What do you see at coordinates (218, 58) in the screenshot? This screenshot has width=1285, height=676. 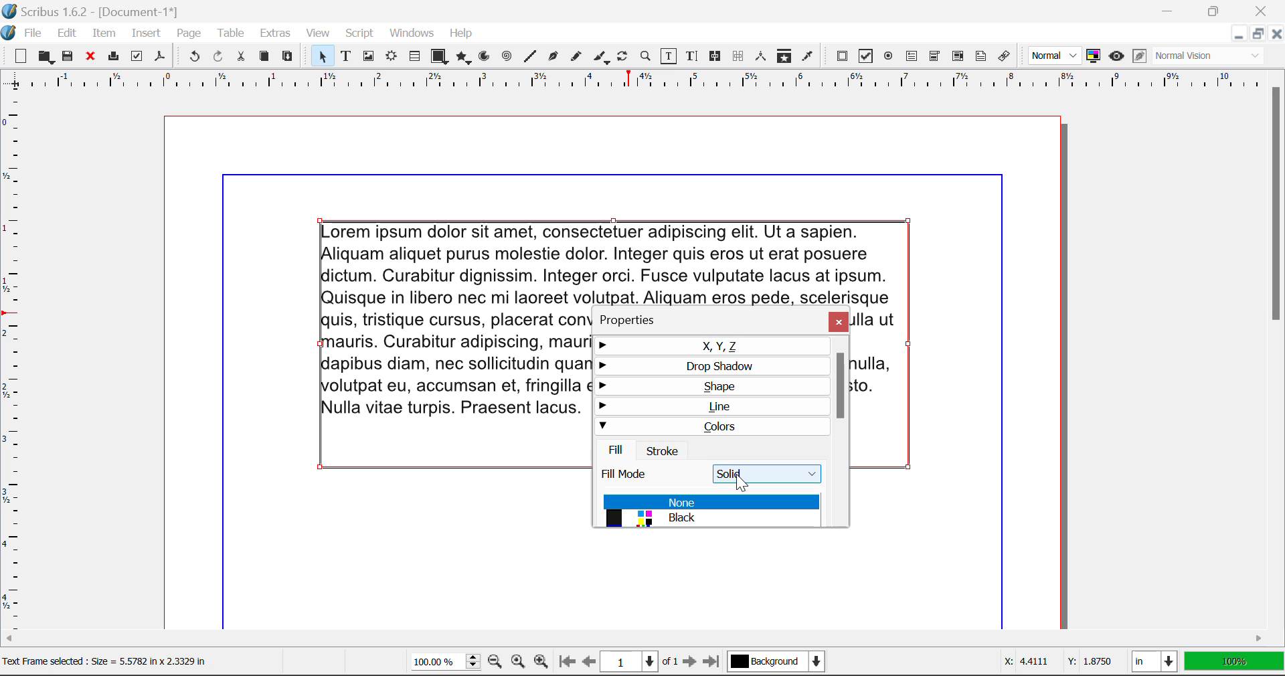 I see `Redo` at bounding box center [218, 58].